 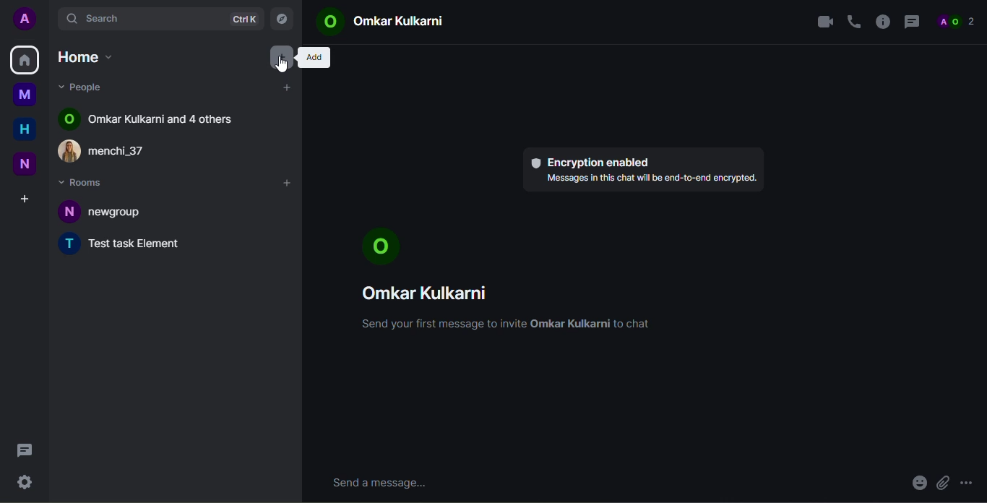 What do you see at coordinates (243, 20) in the screenshot?
I see `ctrlK` at bounding box center [243, 20].